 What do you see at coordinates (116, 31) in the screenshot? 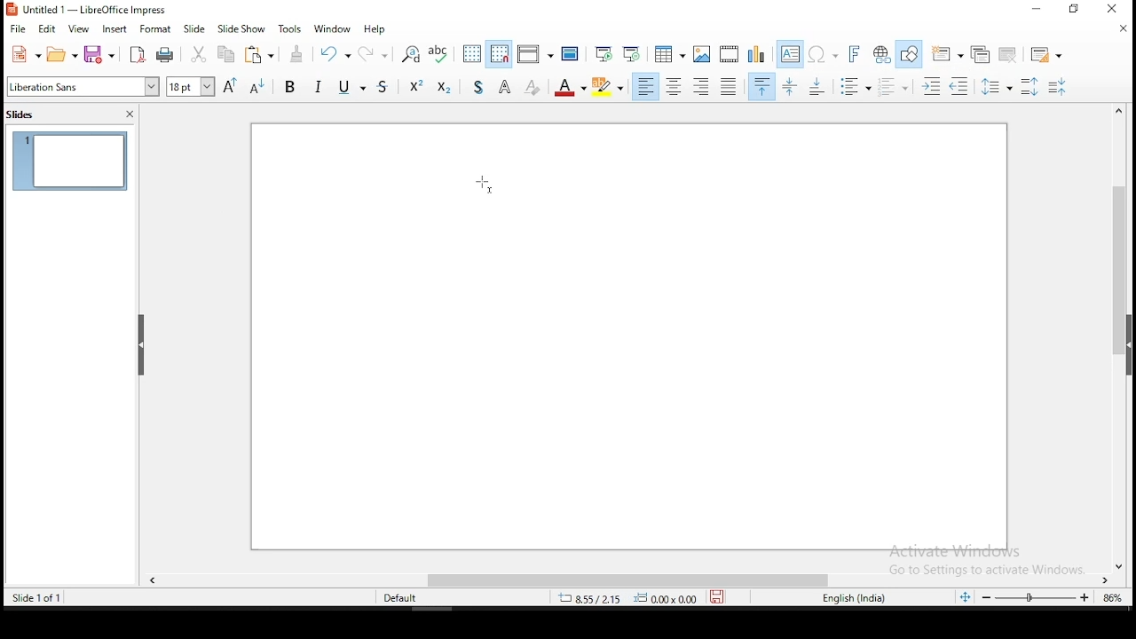
I see `insert` at bounding box center [116, 31].